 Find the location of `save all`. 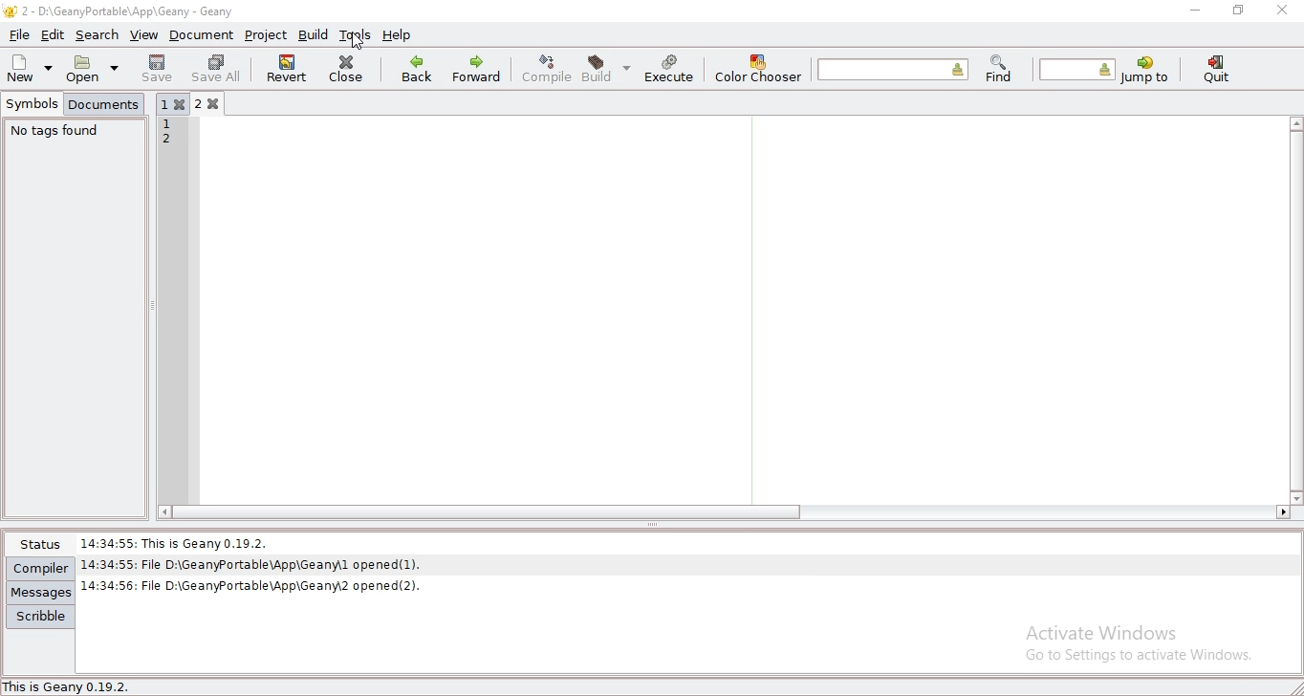

save all is located at coordinates (217, 68).